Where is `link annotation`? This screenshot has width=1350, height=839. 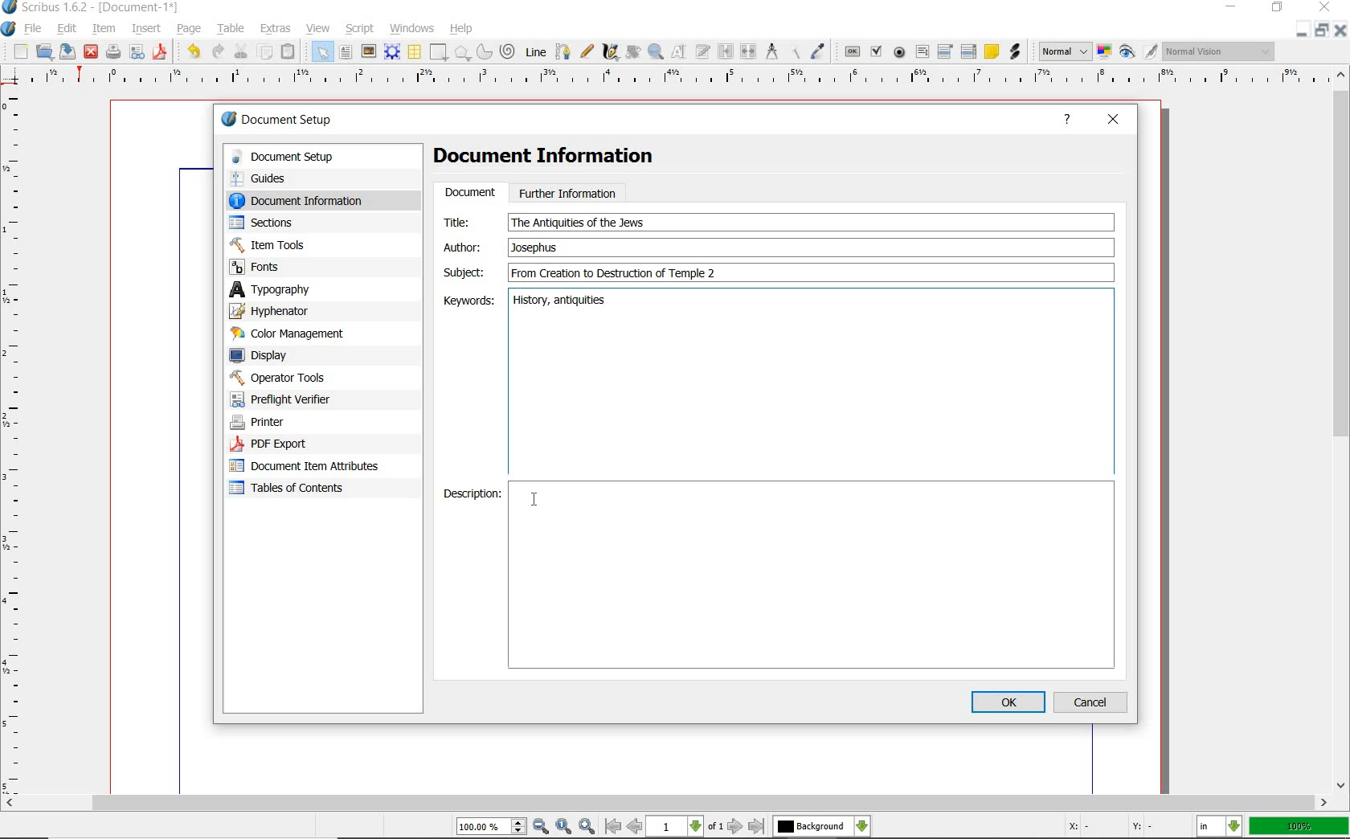 link annotation is located at coordinates (1014, 52).